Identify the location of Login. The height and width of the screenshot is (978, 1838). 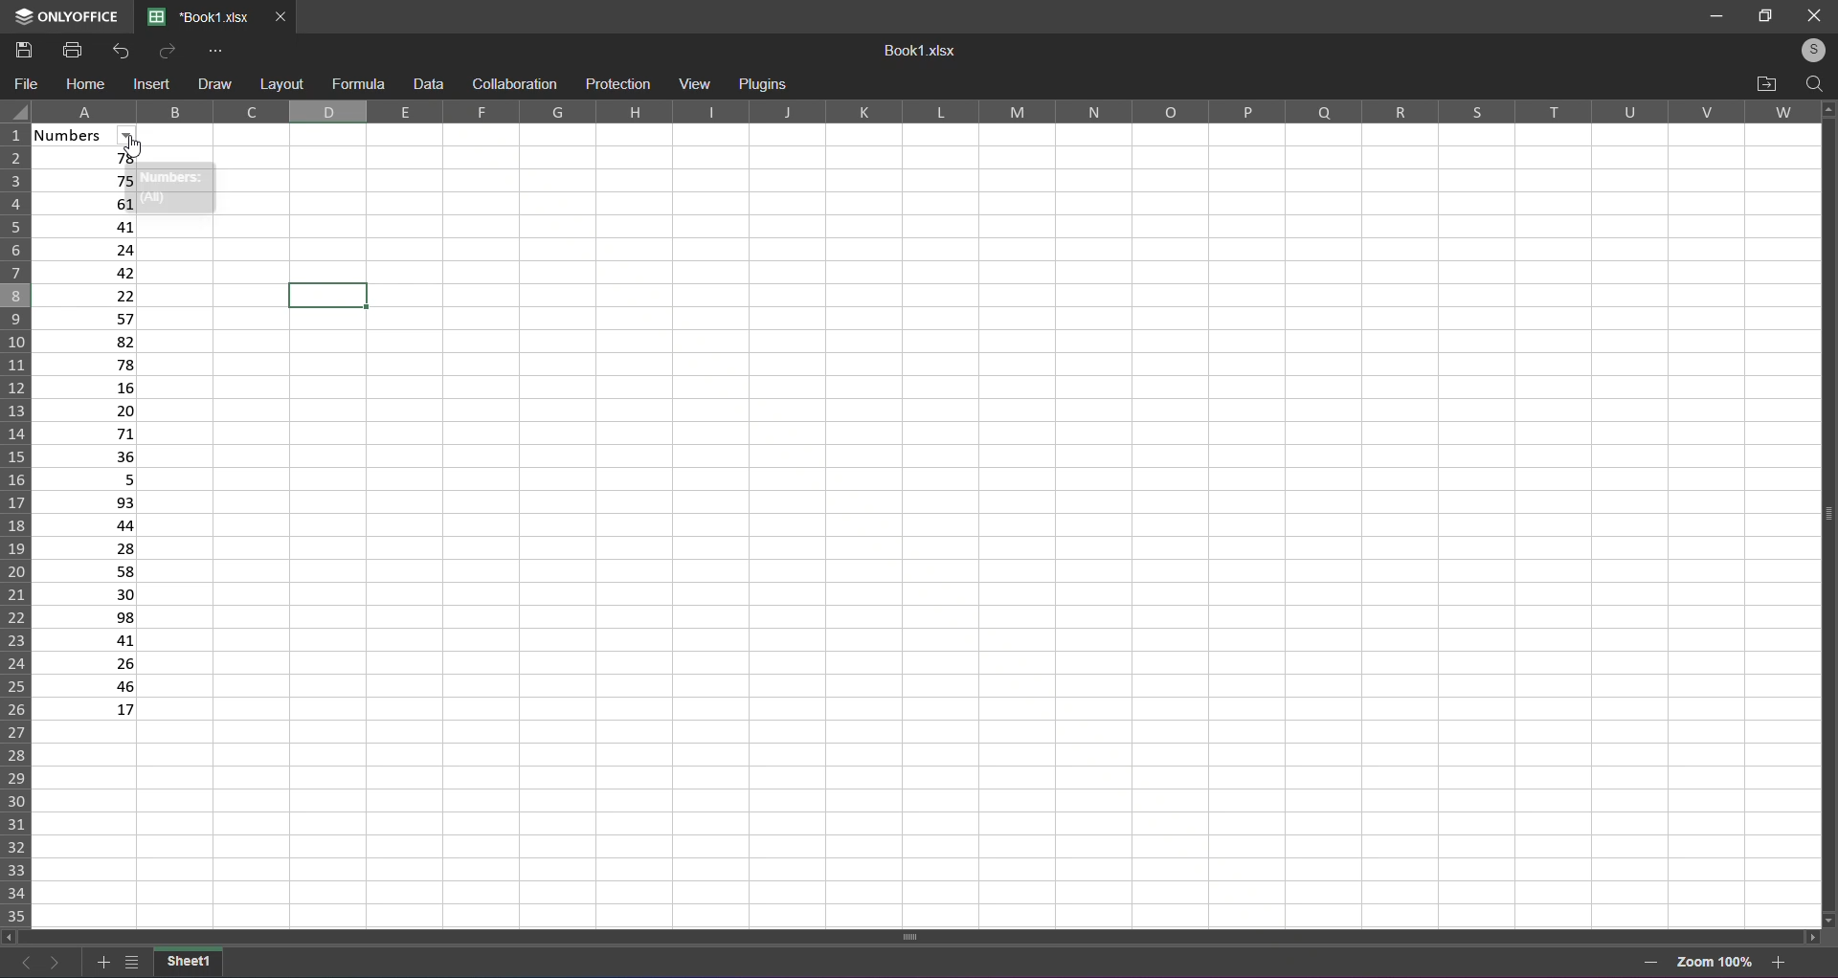
(1806, 51).